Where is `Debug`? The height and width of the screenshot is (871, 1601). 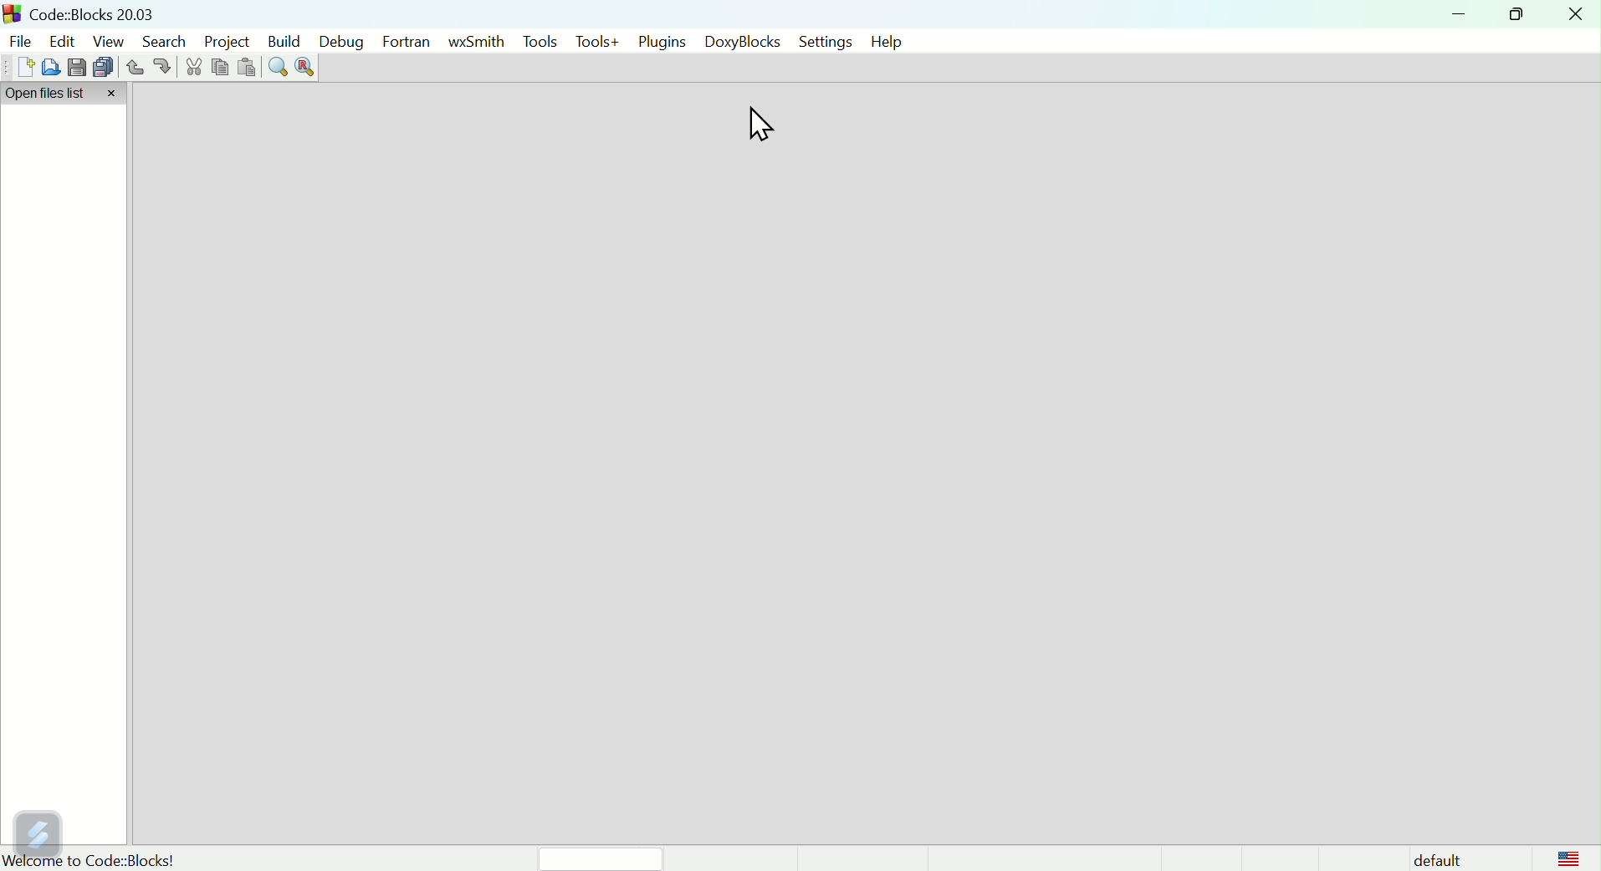
Debug is located at coordinates (340, 40).